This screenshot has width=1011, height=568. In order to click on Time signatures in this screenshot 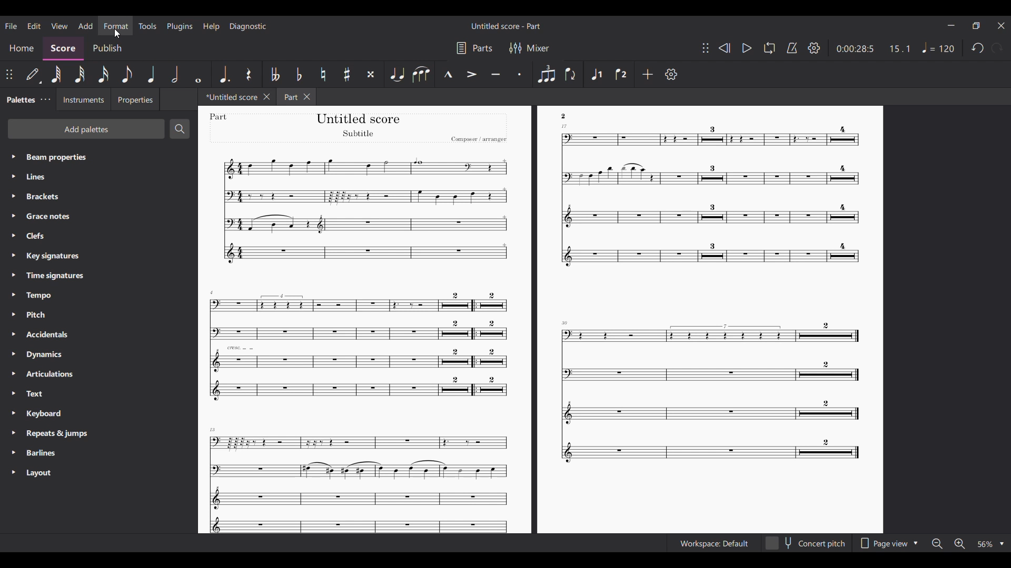, I will do `click(50, 277)`.